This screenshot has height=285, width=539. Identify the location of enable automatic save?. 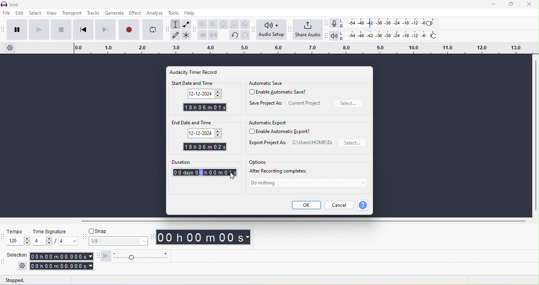
(281, 93).